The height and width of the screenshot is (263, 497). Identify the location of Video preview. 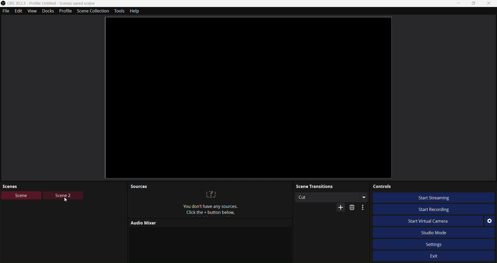
(249, 97).